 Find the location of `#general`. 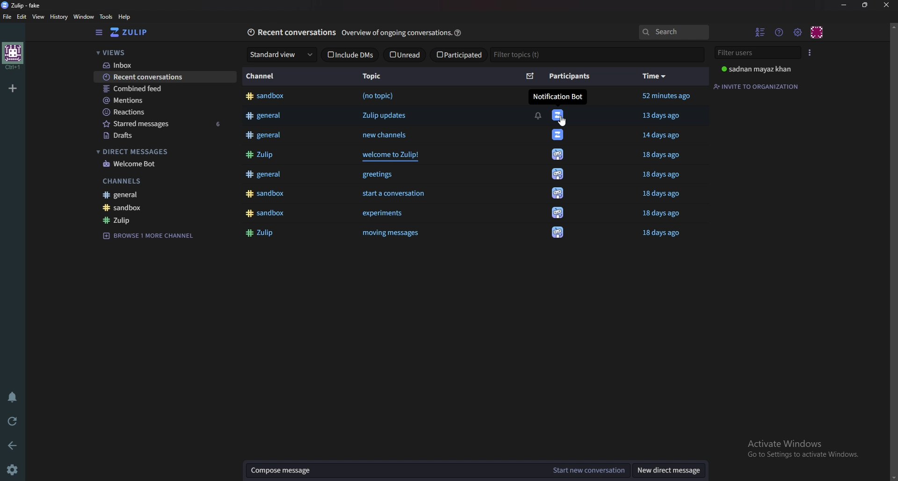

#general is located at coordinates (262, 174).